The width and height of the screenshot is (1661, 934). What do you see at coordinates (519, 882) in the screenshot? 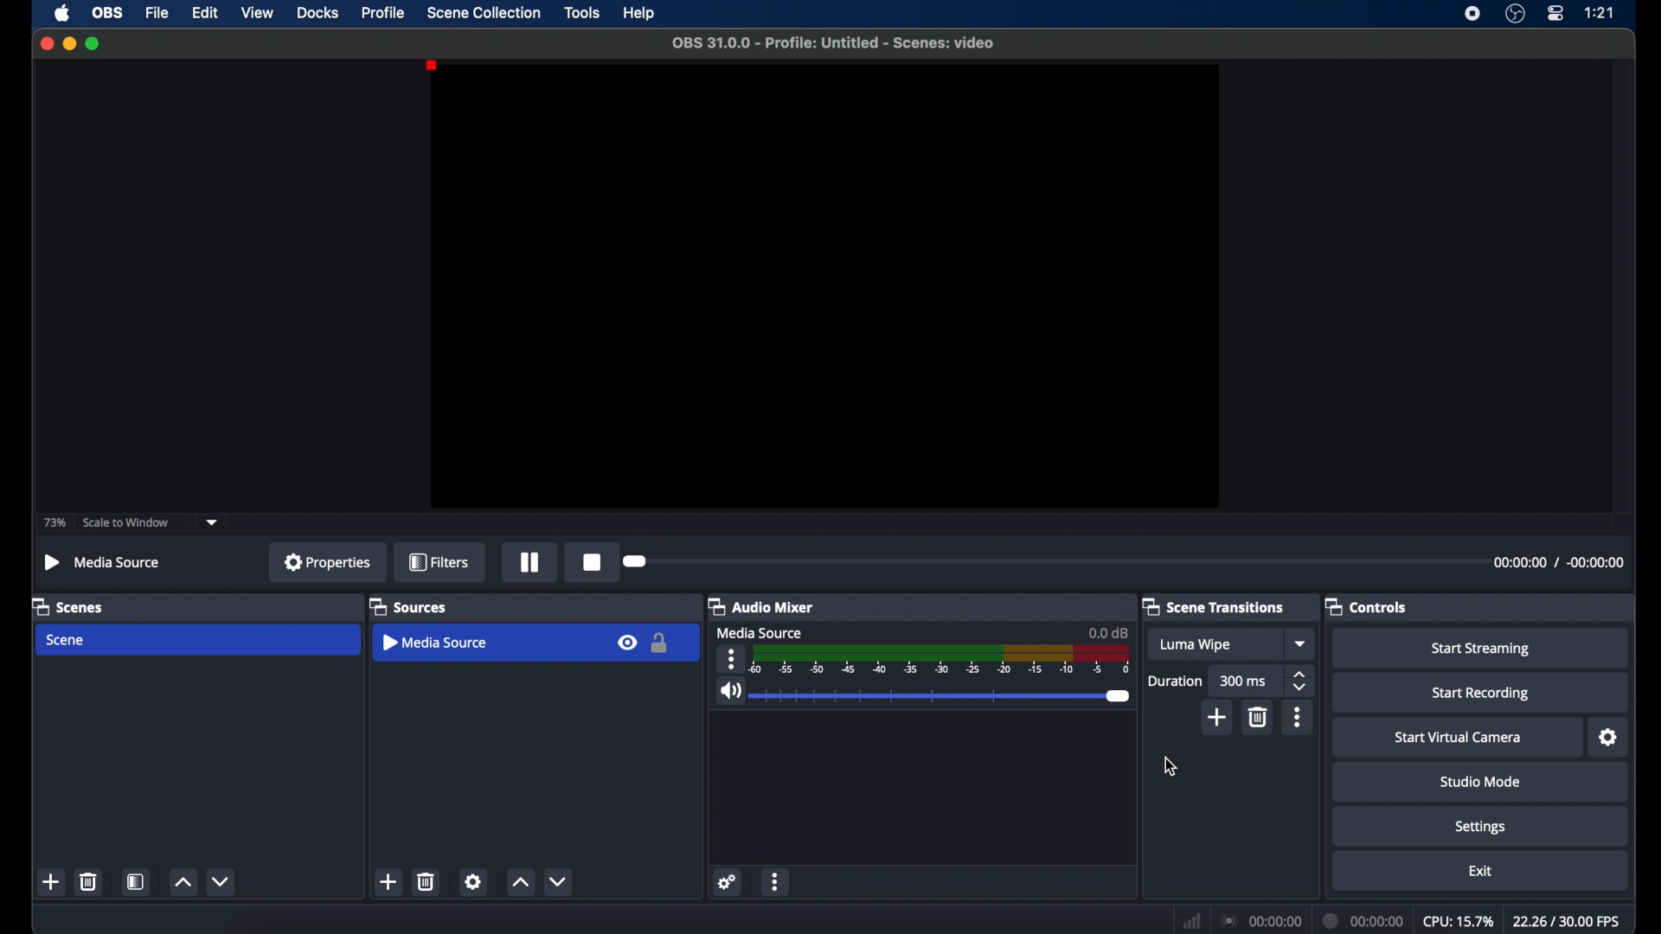
I see `increment` at bounding box center [519, 882].